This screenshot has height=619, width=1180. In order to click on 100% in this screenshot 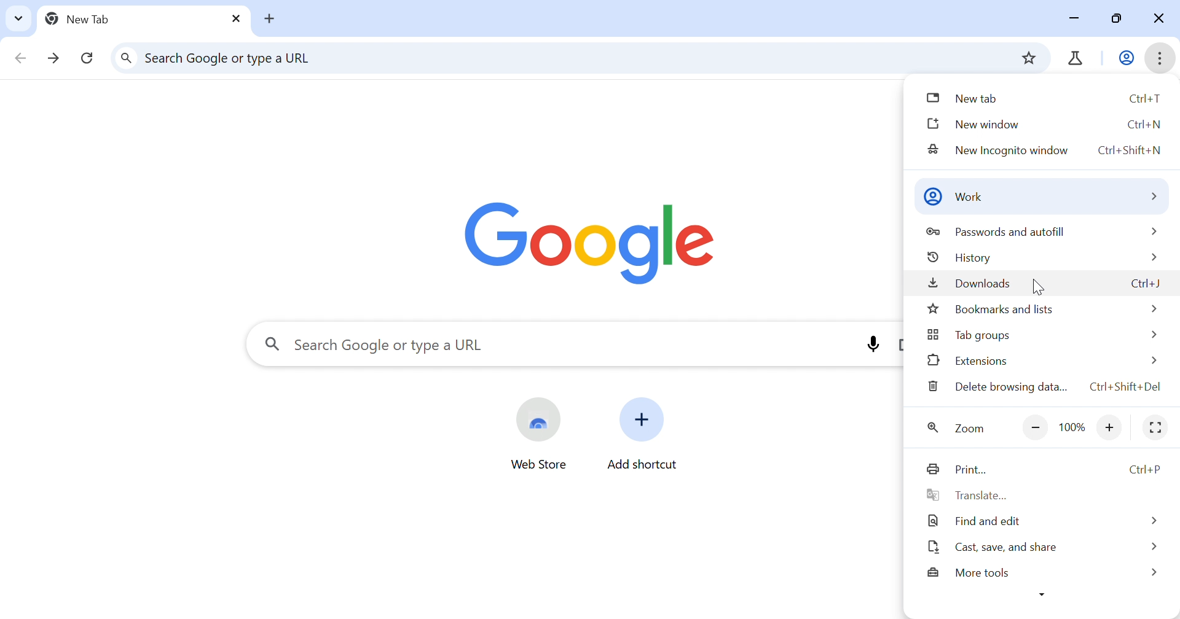, I will do `click(1071, 429)`.